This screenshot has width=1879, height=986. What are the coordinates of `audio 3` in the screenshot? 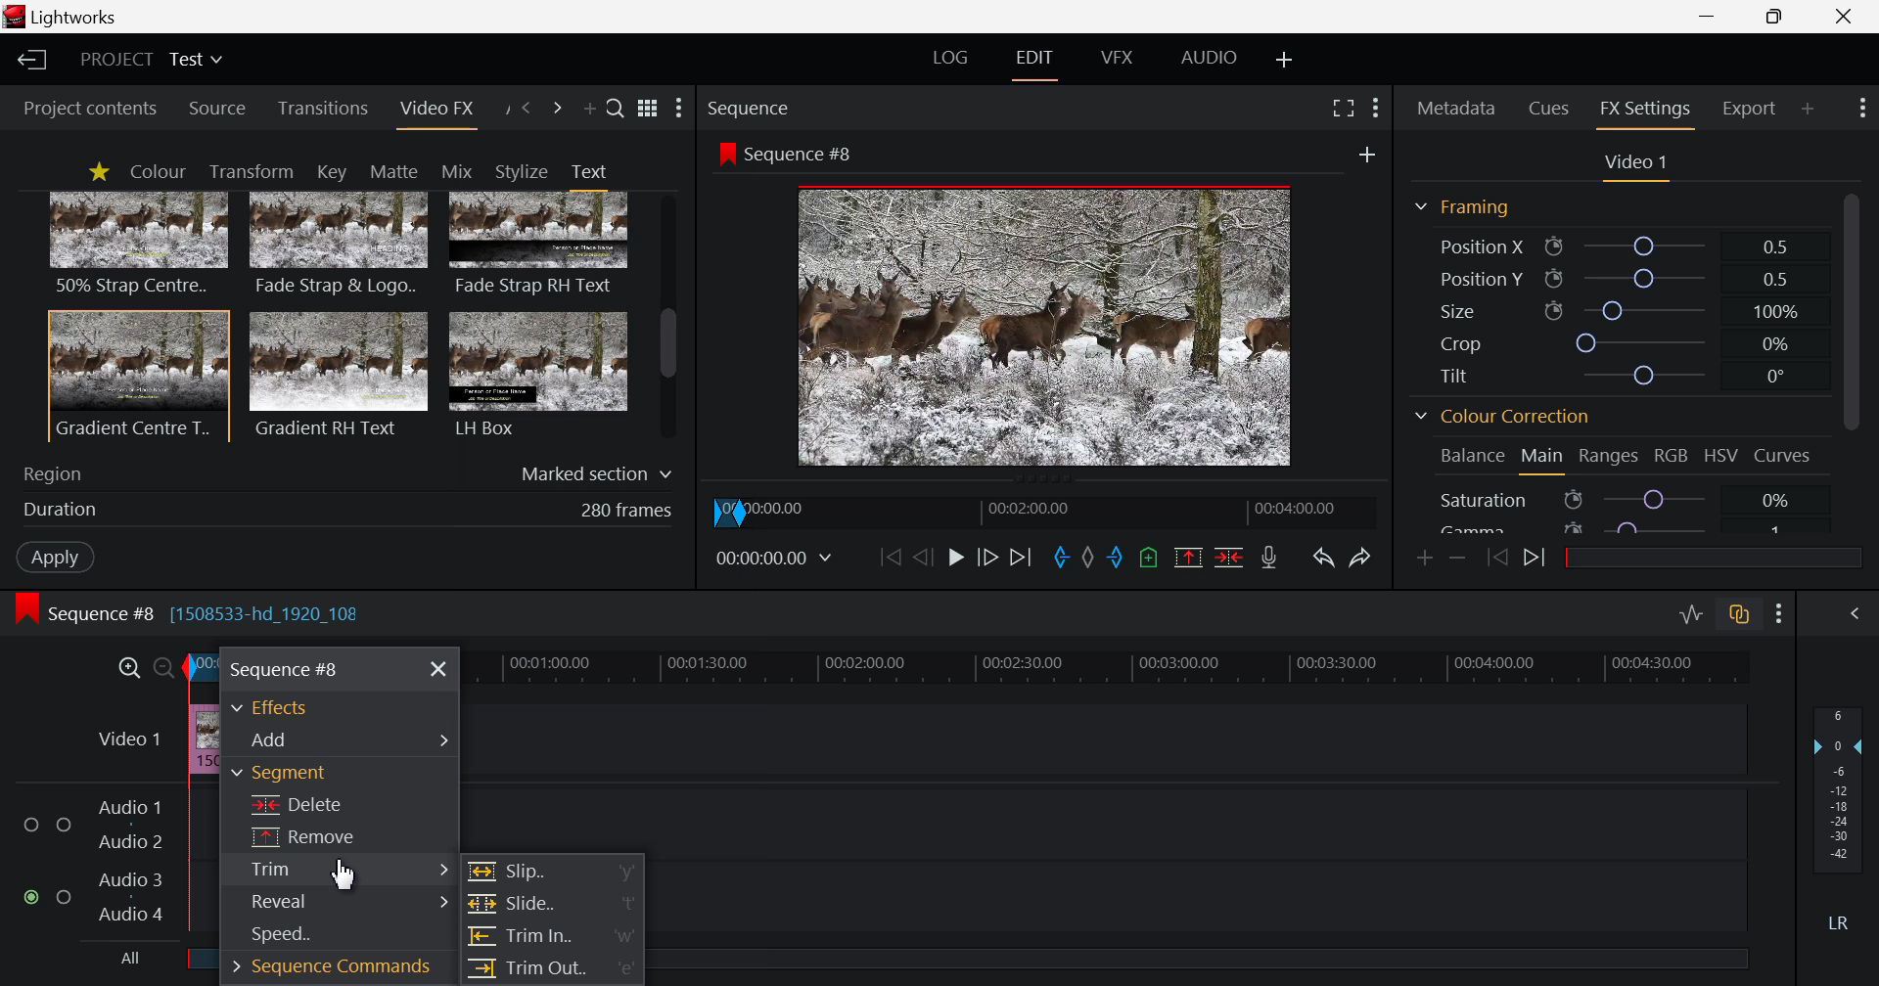 It's located at (124, 877).